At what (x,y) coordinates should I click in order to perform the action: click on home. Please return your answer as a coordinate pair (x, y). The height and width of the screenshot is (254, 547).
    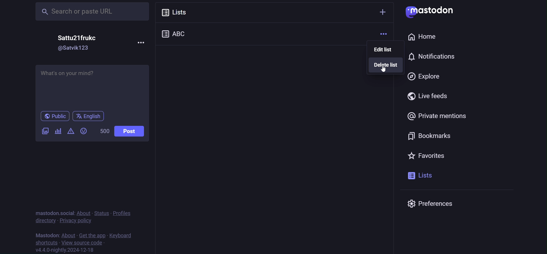
    Looking at the image, I should click on (422, 37).